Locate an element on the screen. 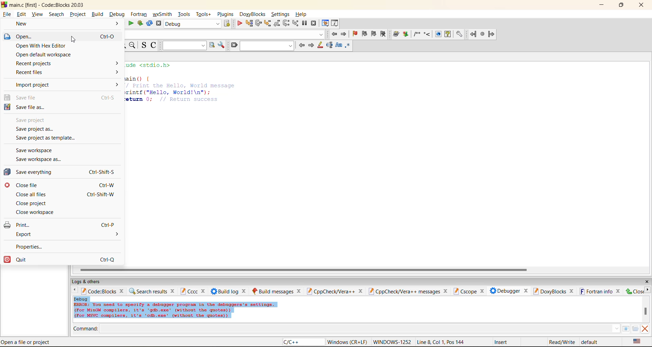  save with name icon is located at coordinates (7, 107).